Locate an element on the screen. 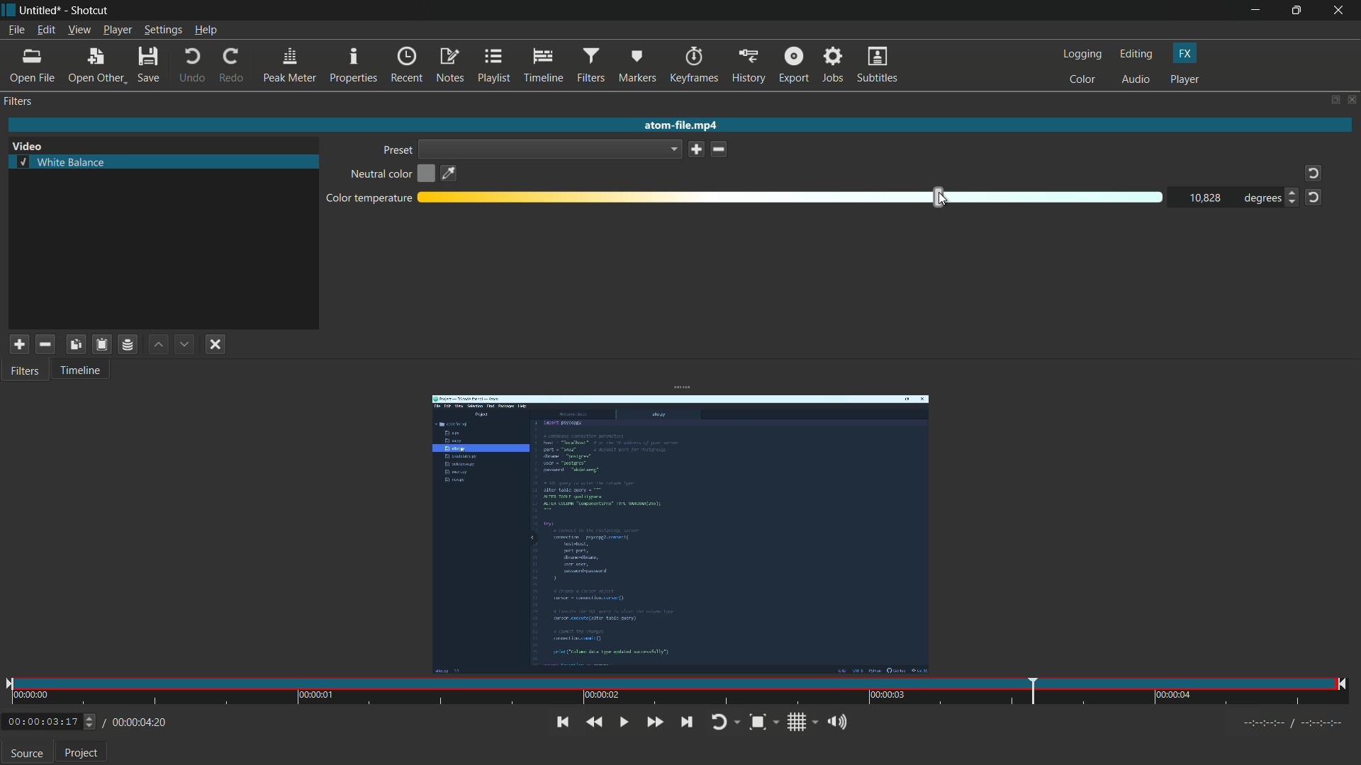 Image resolution: width=1361 pixels, height=765 pixels. remove selected filter is located at coordinates (45, 345).